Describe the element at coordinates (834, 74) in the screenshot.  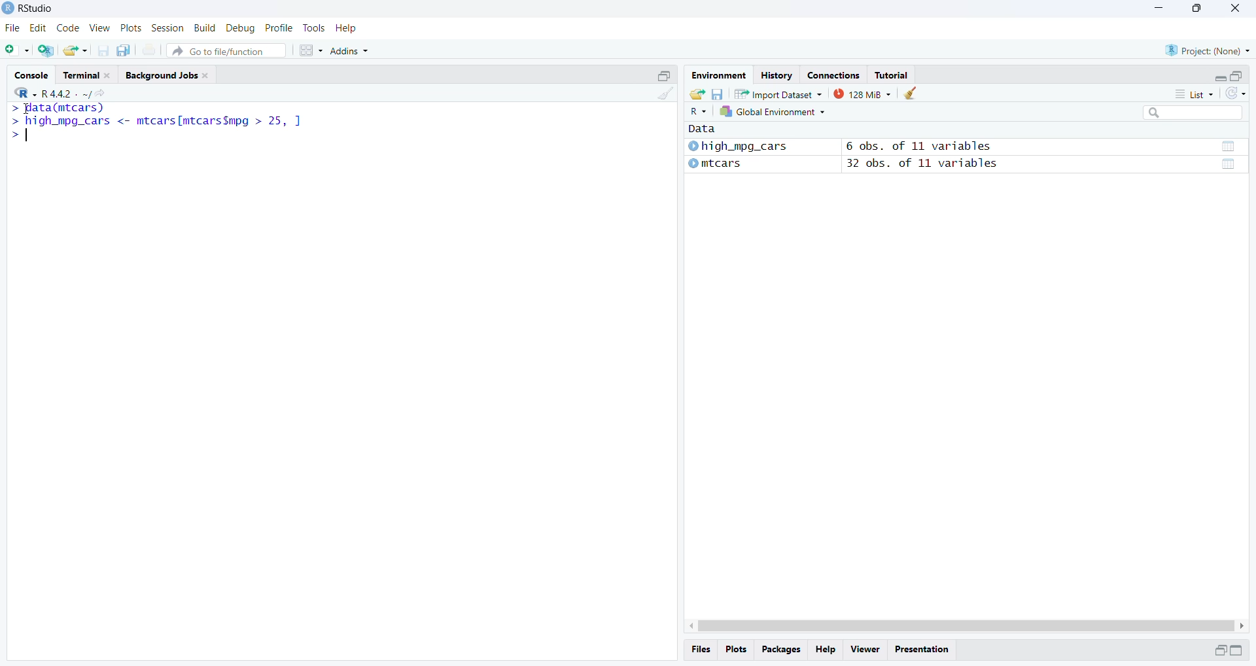
I see `Connections` at that location.